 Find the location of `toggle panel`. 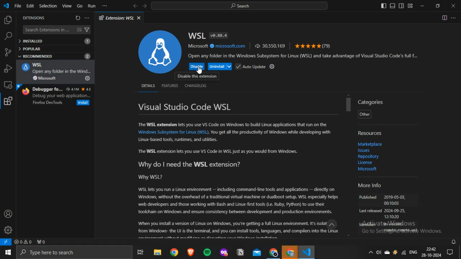

toggle panel is located at coordinates (392, 5).